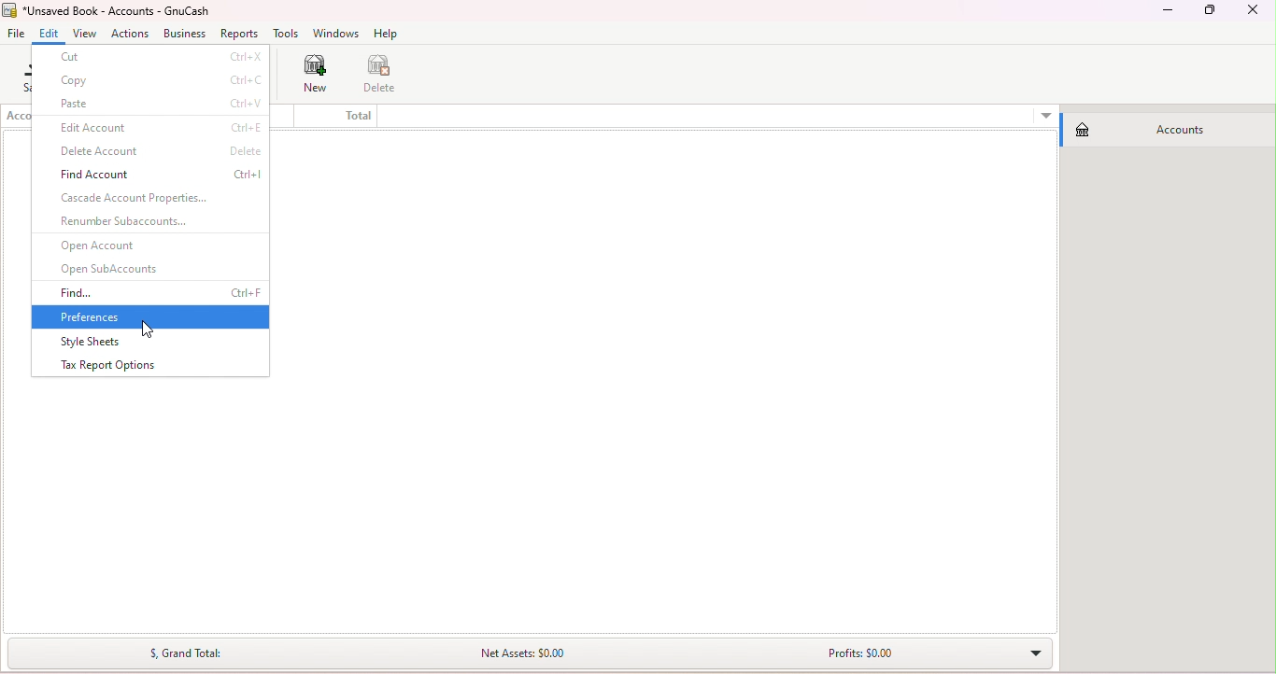 The image size is (1276, 674). What do you see at coordinates (156, 126) in the screenshot?
I see `Edit account` at bounding box center [156, 126].